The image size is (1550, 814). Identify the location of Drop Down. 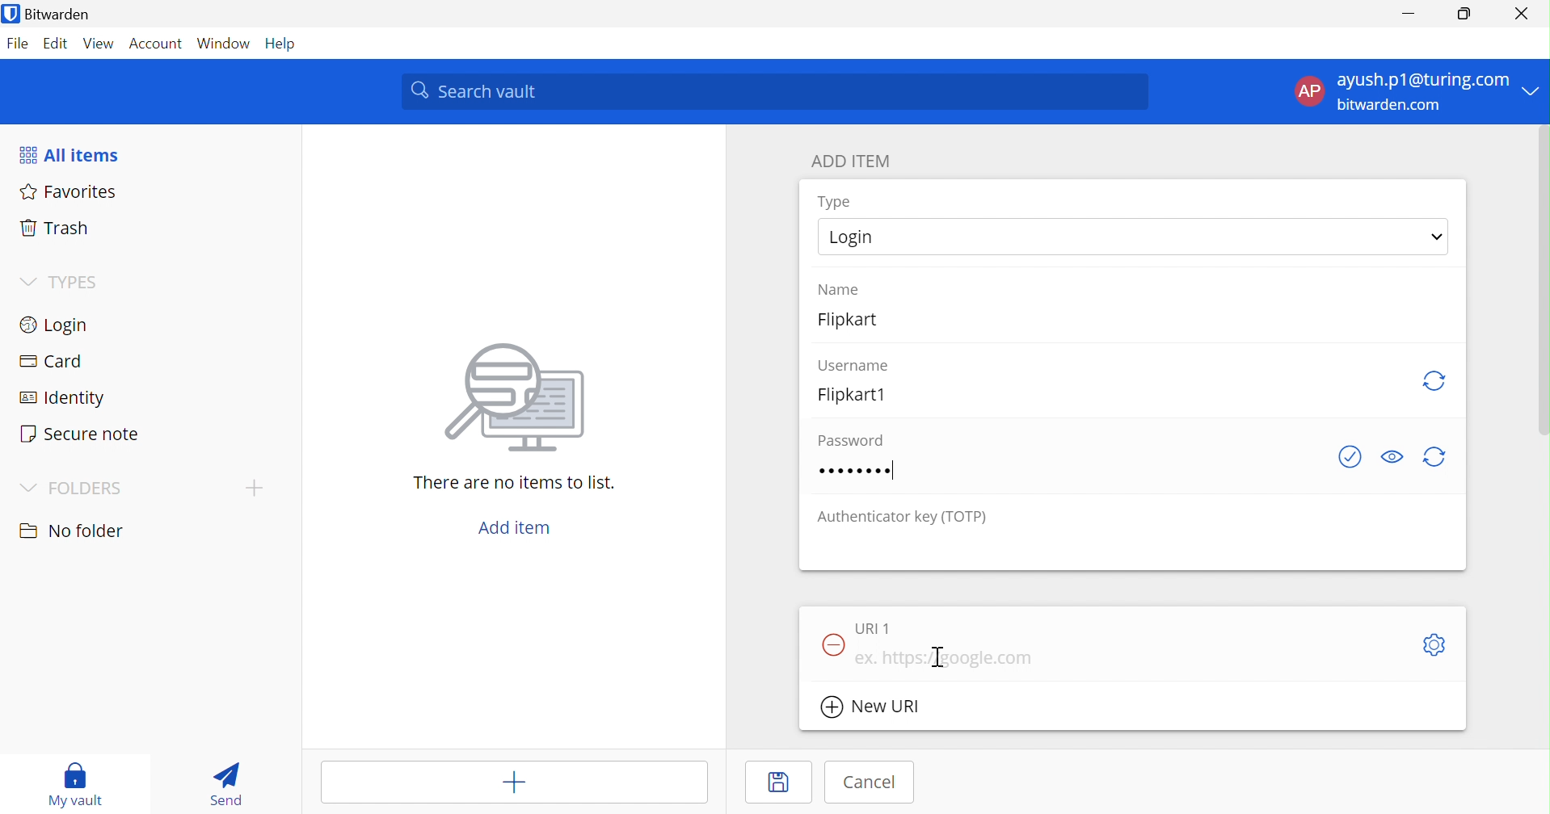
(26, 279).